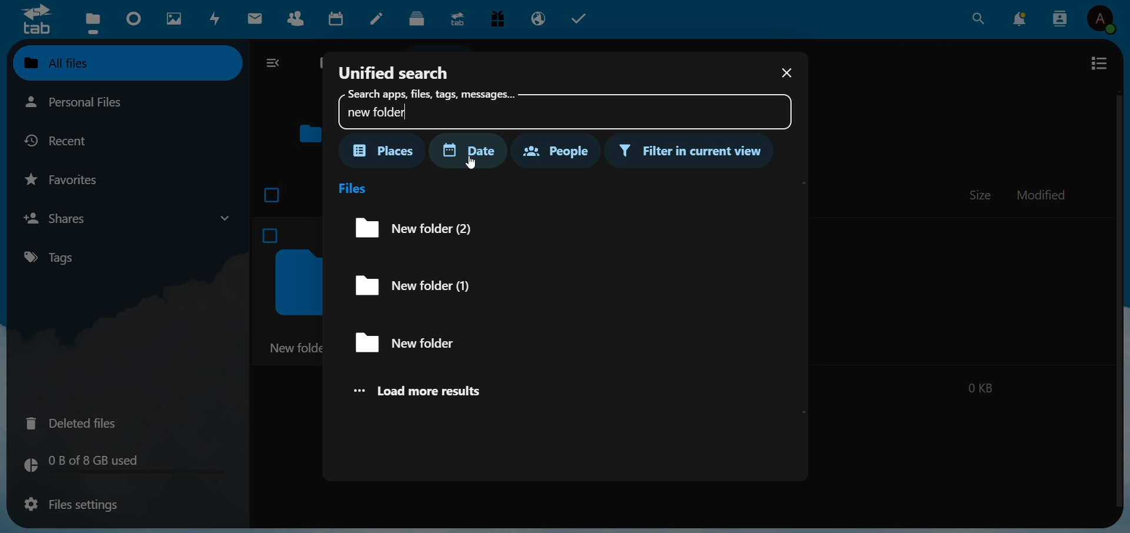 This screenshot has width=1130, height=533. What do you see at coordinates (267, 236) in the screenshot?
I see `checkbox` at bounding box center [267, 236].